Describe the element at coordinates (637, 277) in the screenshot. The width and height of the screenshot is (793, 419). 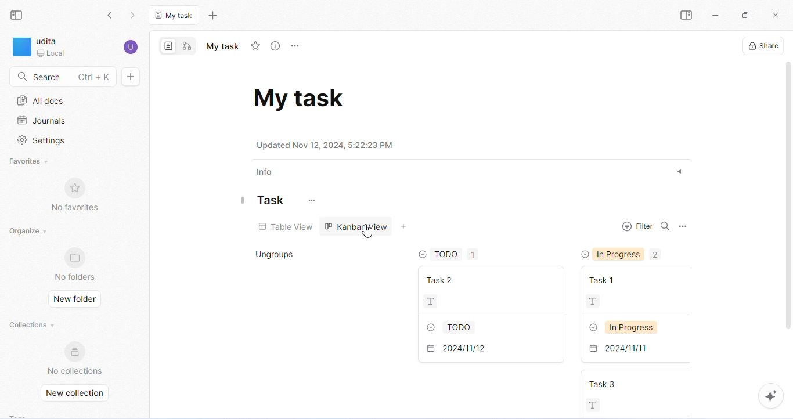
I see `task 1` at that location.